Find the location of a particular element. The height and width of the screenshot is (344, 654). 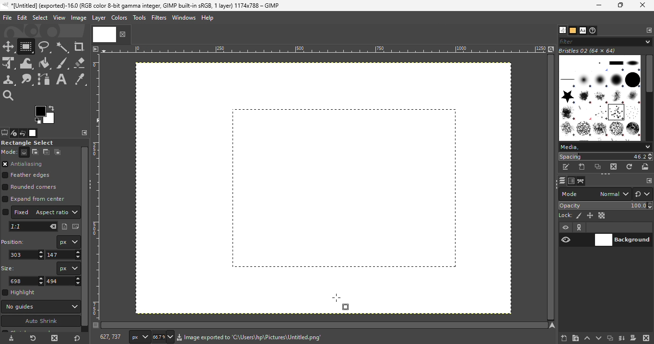

Filters is located at coordinates (158, 18).